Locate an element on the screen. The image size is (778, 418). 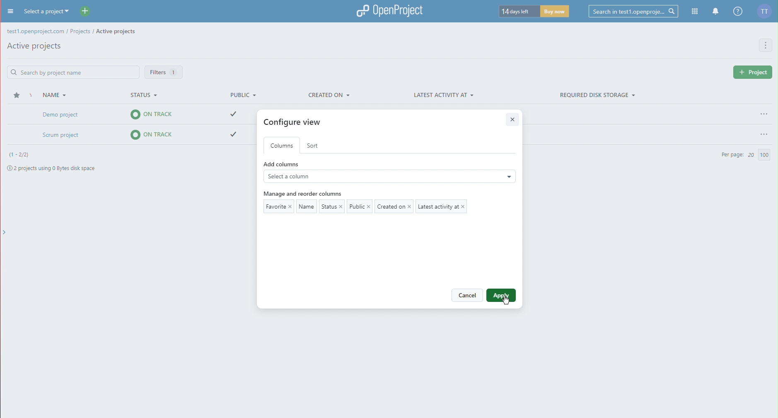
Scrum project is located at coordinates (141, 136).